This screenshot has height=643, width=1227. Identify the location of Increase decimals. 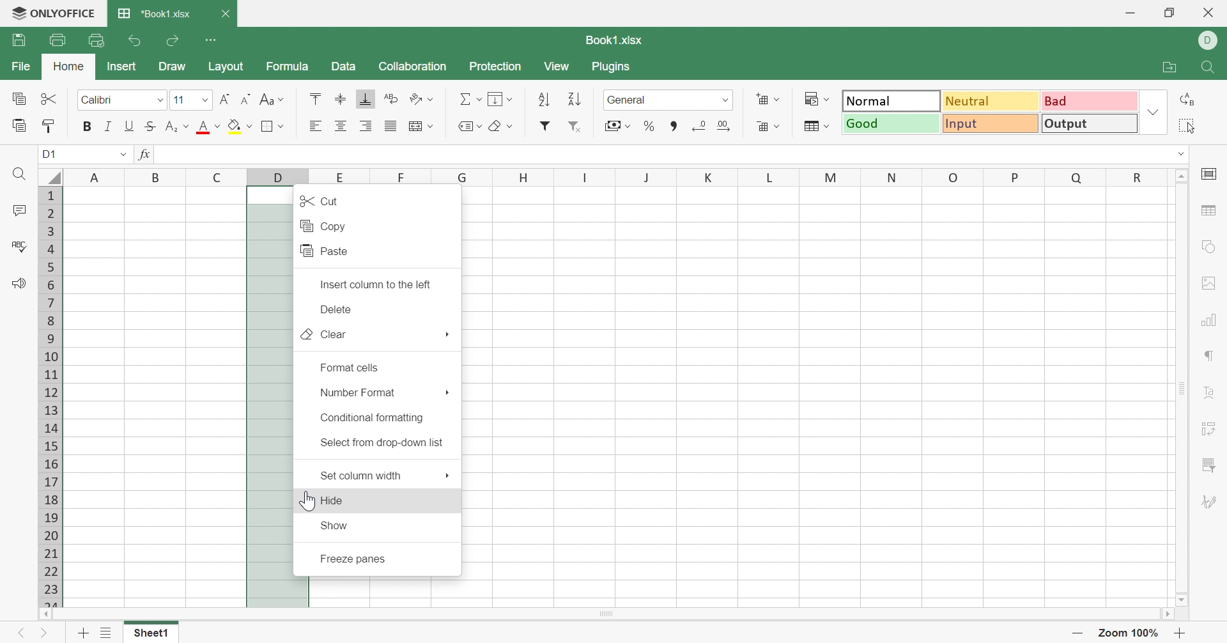
(725, 127).